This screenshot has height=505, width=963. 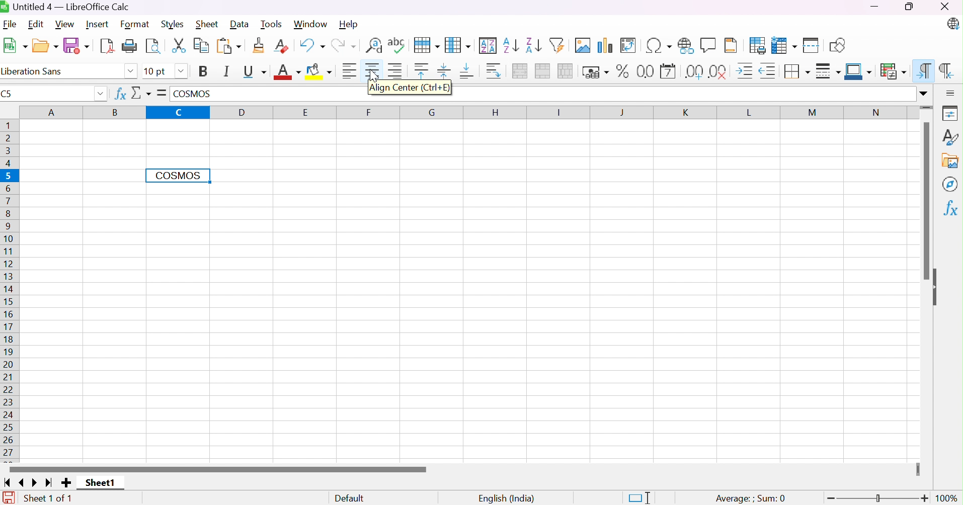 I want to click on Open, so click(x=45, y=47).